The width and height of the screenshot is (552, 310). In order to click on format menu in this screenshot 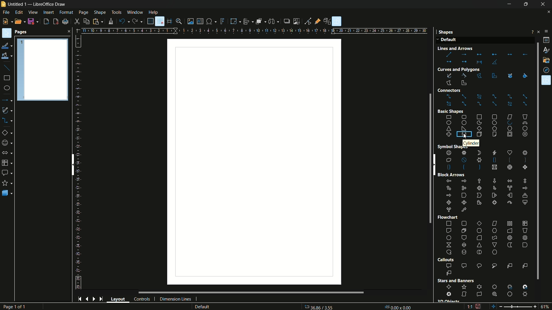, I will do `click(66, 12)`.